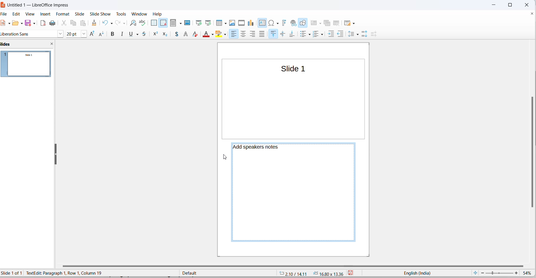 This screenshot has width=536, height=278. I want to click on line and arrows options, so click(88, 35).